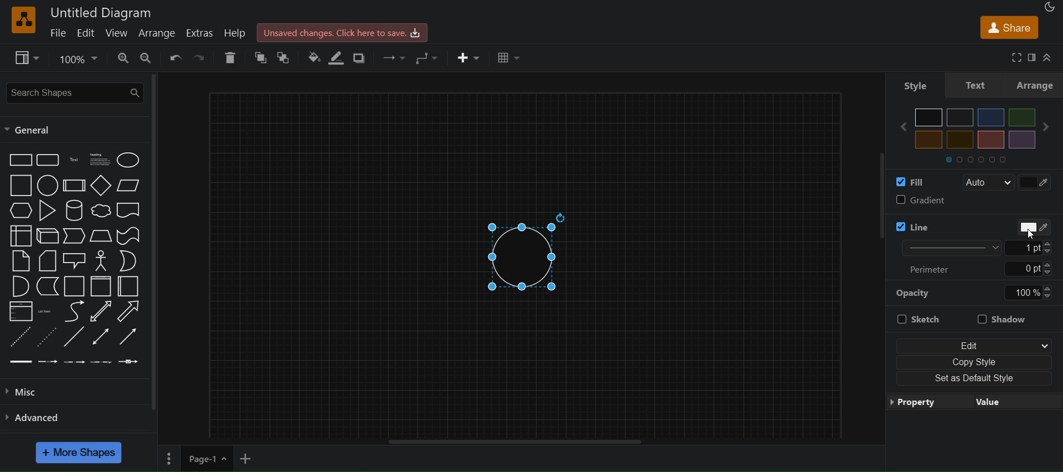 The height and width of the screenshot is (472, 1063). I want to click on perimeter, so click(935, 269).